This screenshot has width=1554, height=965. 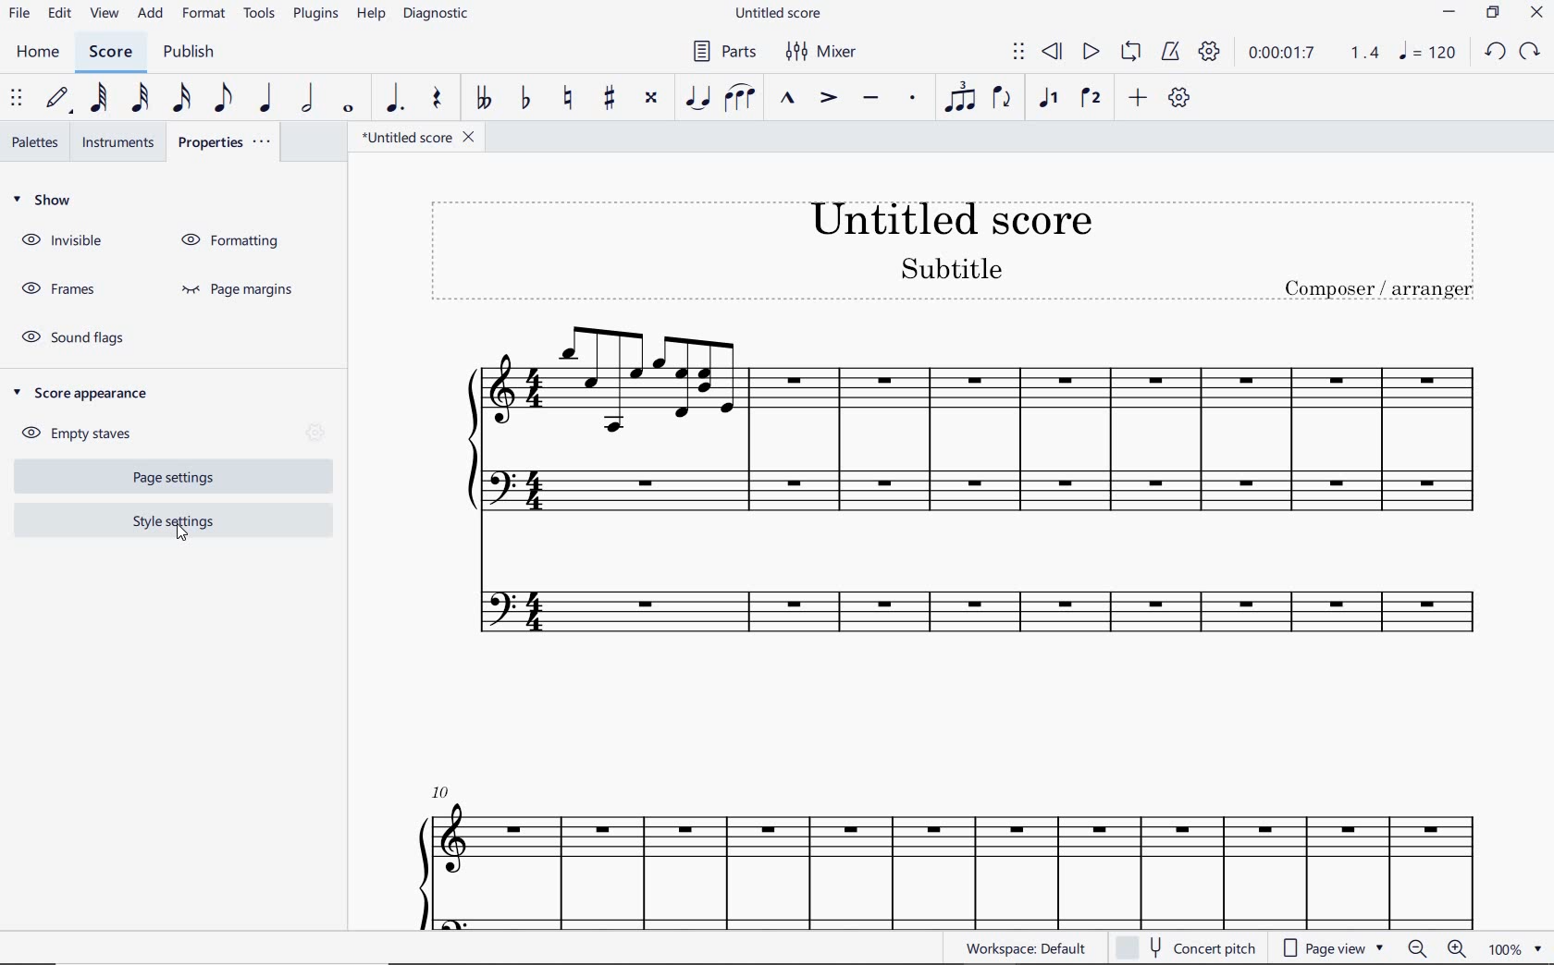 I want to click on UNDO, so click(x=1495, y=50).